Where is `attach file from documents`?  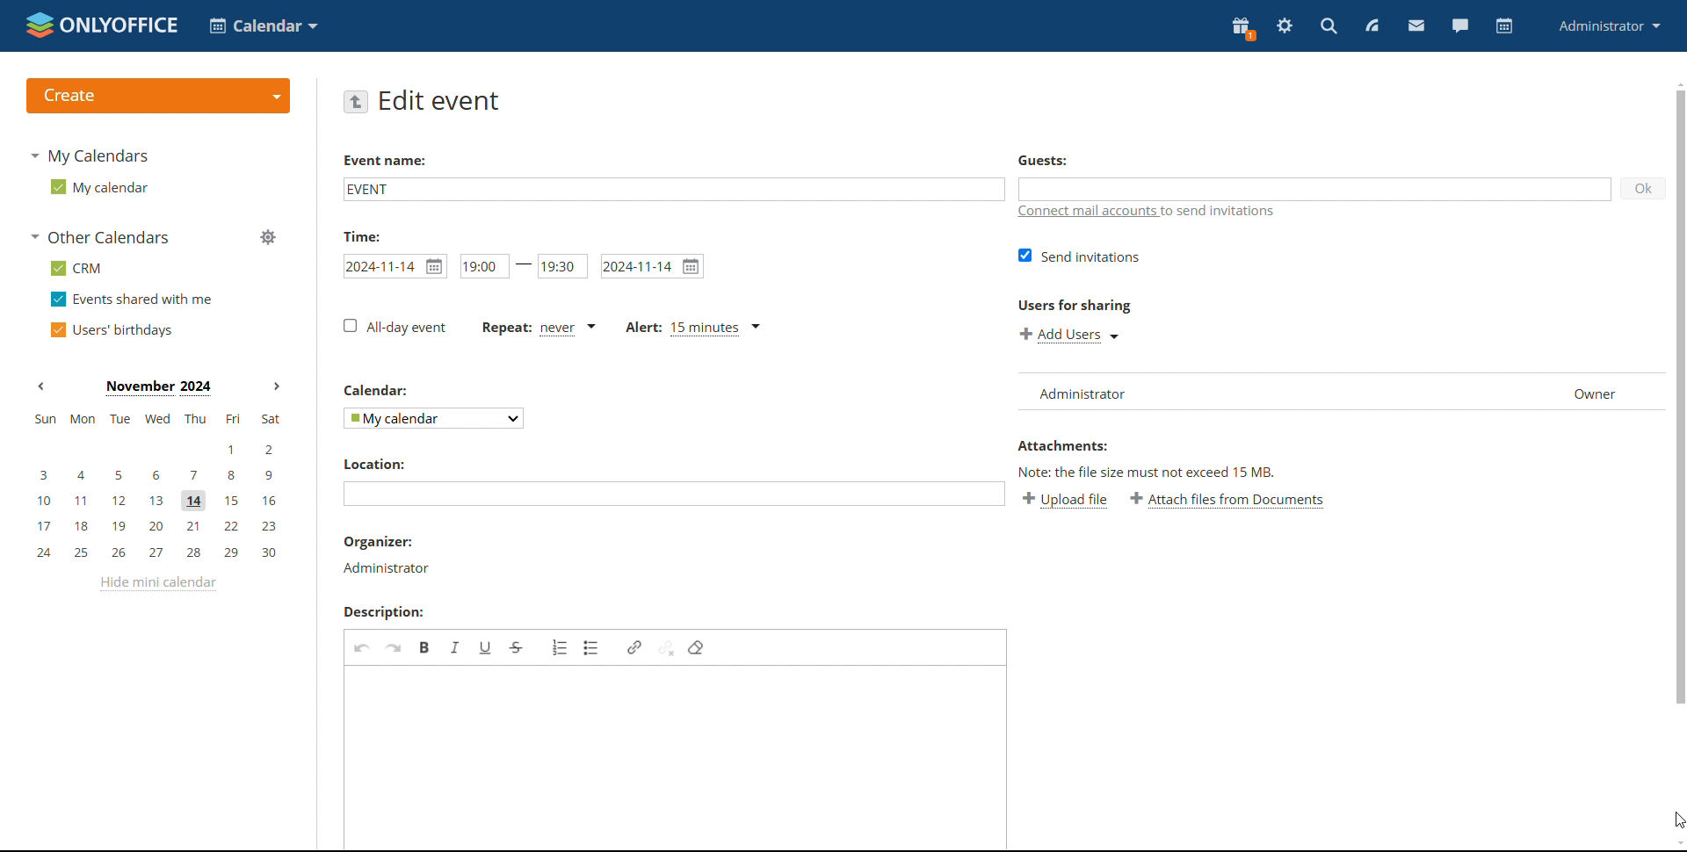 attach file from documents is located at coordinates (1227, 501).